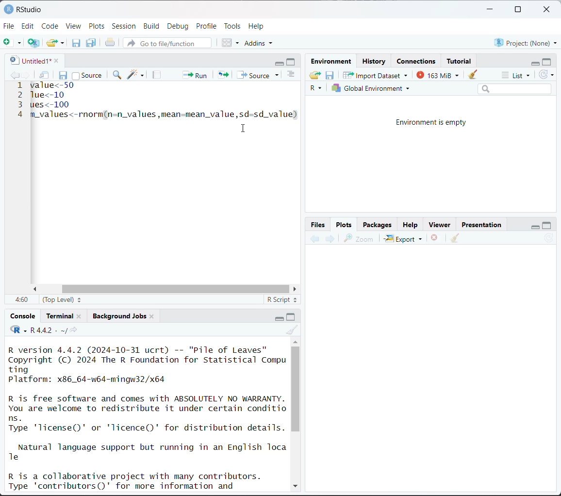  I want to click on close, so click(152, 315).